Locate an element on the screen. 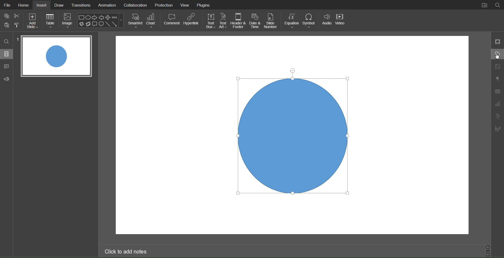 This screenshot has height=258, width=504. Image Settings is located at coordinates (497, 66).